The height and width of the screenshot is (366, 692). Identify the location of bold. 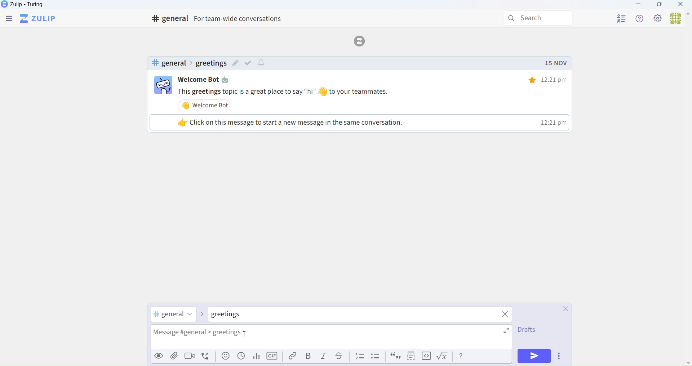
(307, 357).